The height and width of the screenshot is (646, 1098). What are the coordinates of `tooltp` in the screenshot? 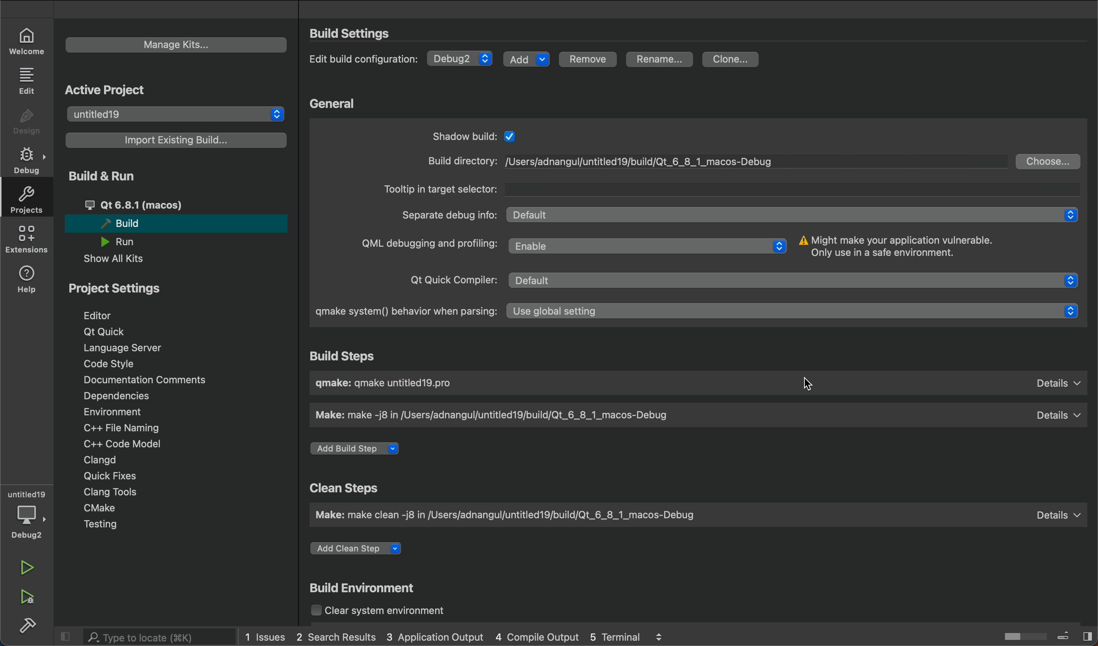 It's located at (441, 187).